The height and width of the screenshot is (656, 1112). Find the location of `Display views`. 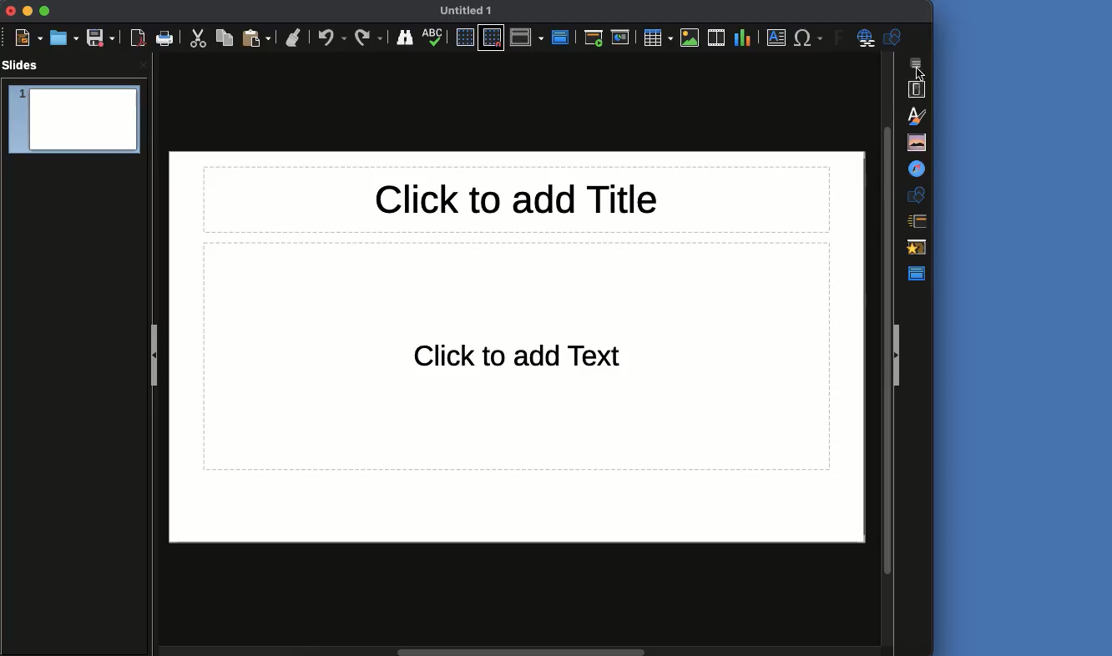

Display views is located at coordinates (528, 38).